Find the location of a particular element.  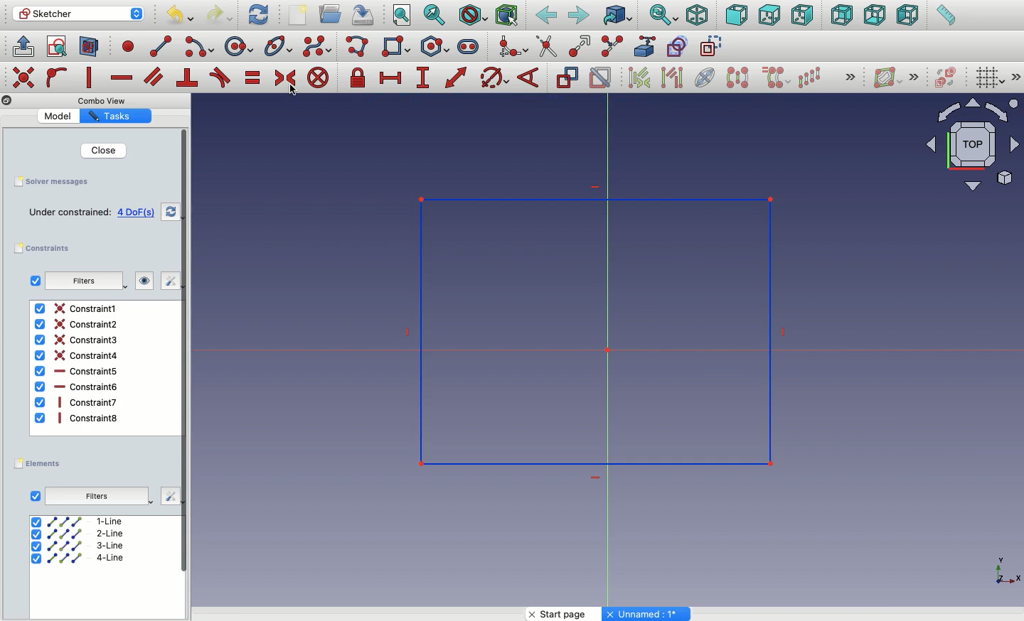

Toggle reference constraint is located at coordinates (567, 77).